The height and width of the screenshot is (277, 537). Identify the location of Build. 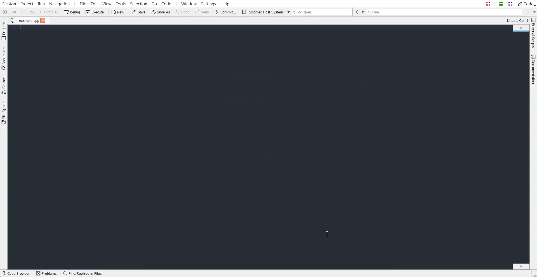
(9, 12).